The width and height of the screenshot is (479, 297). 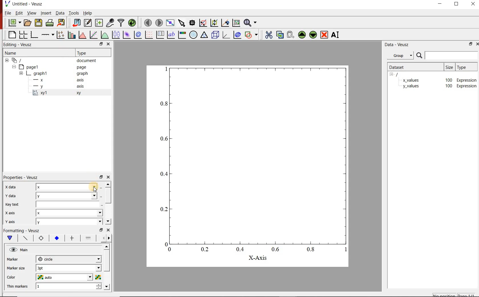 I want to click on plot covariance ellipse, so click(x=237, y=35).